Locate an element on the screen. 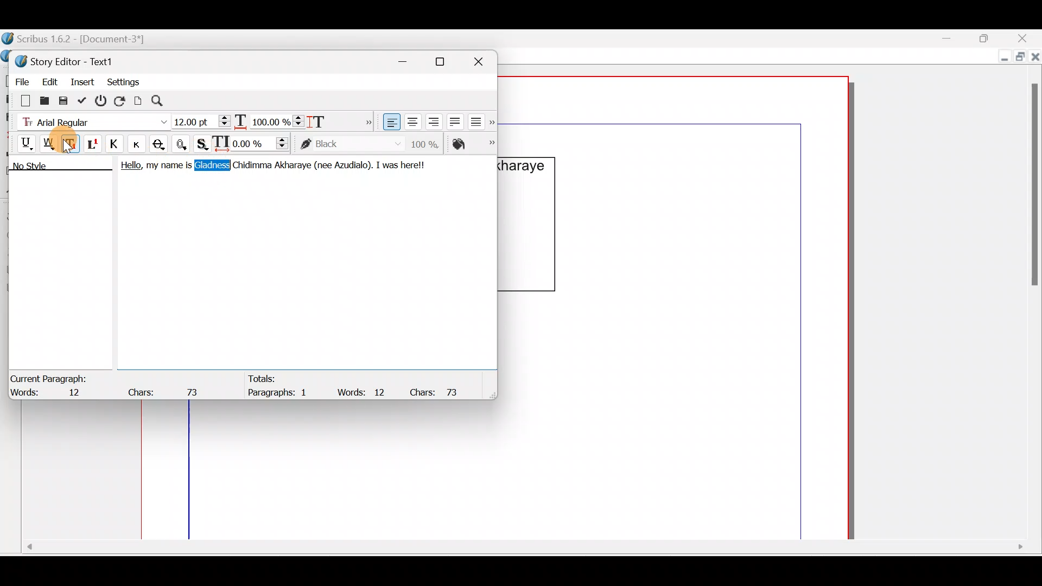  Maximize is located at coordinates (990, 37).